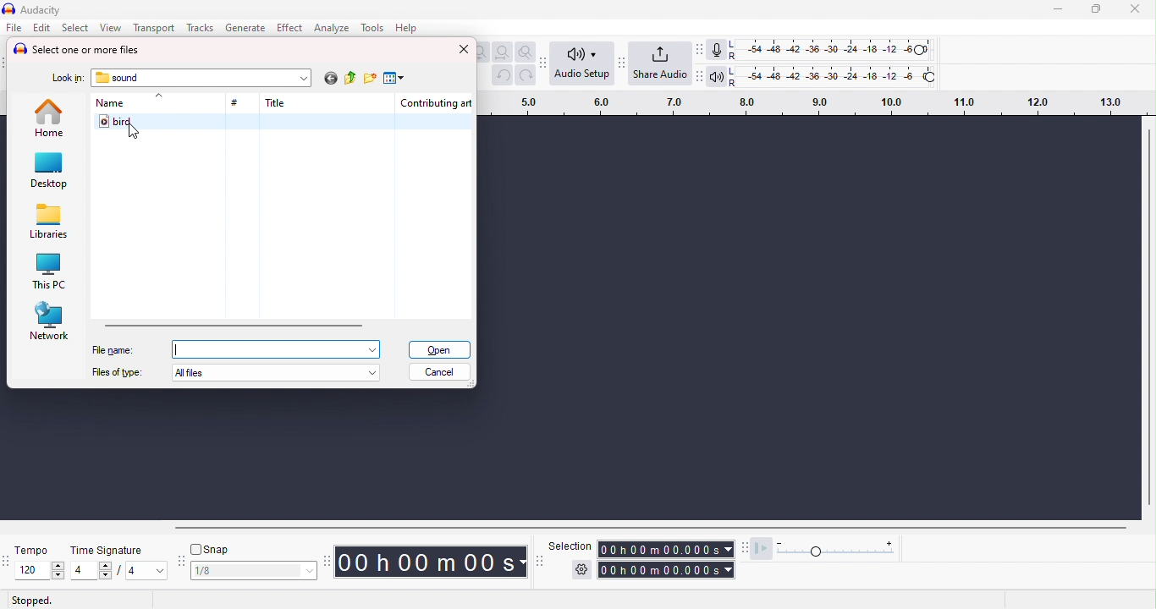 This screenshot has width=1156, height=609. I want to click on tempo, so click(32, 549).